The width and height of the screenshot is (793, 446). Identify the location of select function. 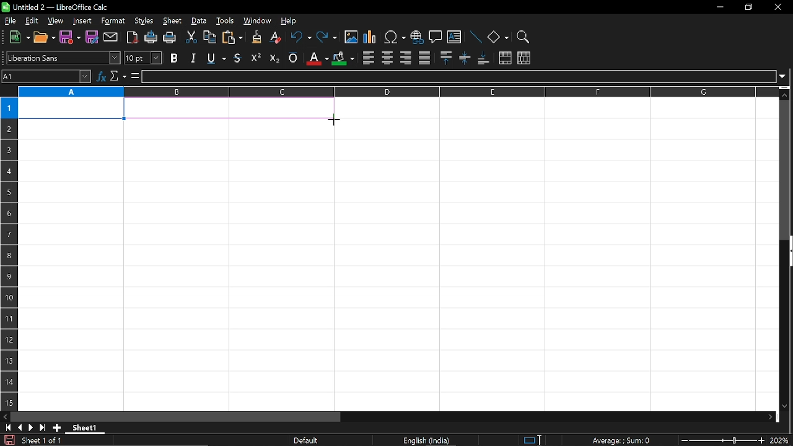
(118, 77).